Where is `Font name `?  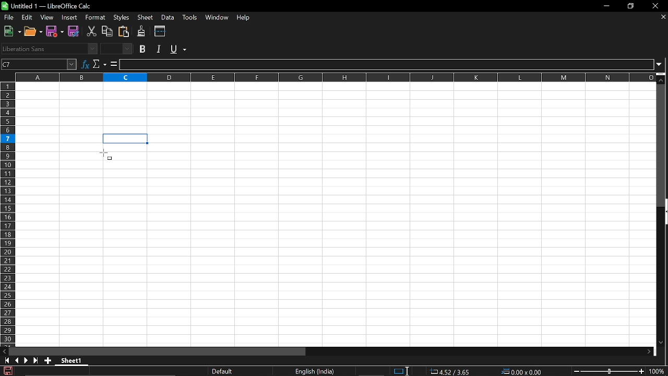 Font name  is located at coordinates (49, 49).